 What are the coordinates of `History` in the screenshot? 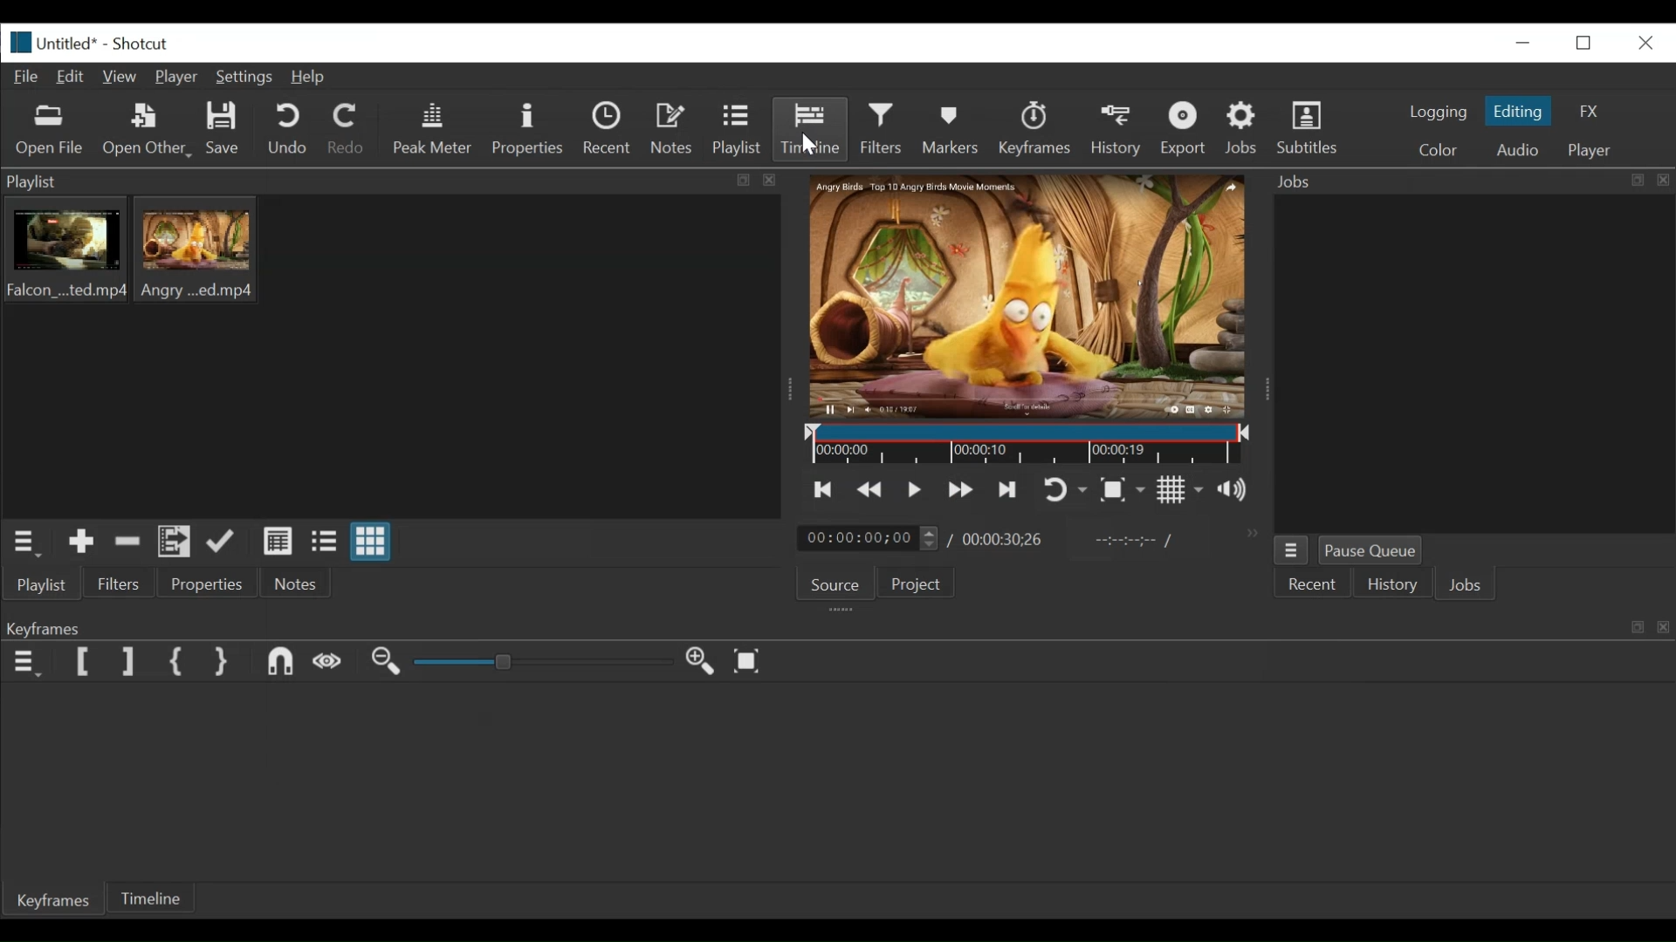 It's located at (1119, 128).